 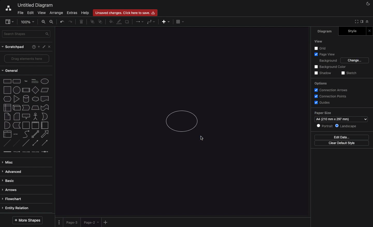 I want to click on internal storage, so click(x=8, y=108).